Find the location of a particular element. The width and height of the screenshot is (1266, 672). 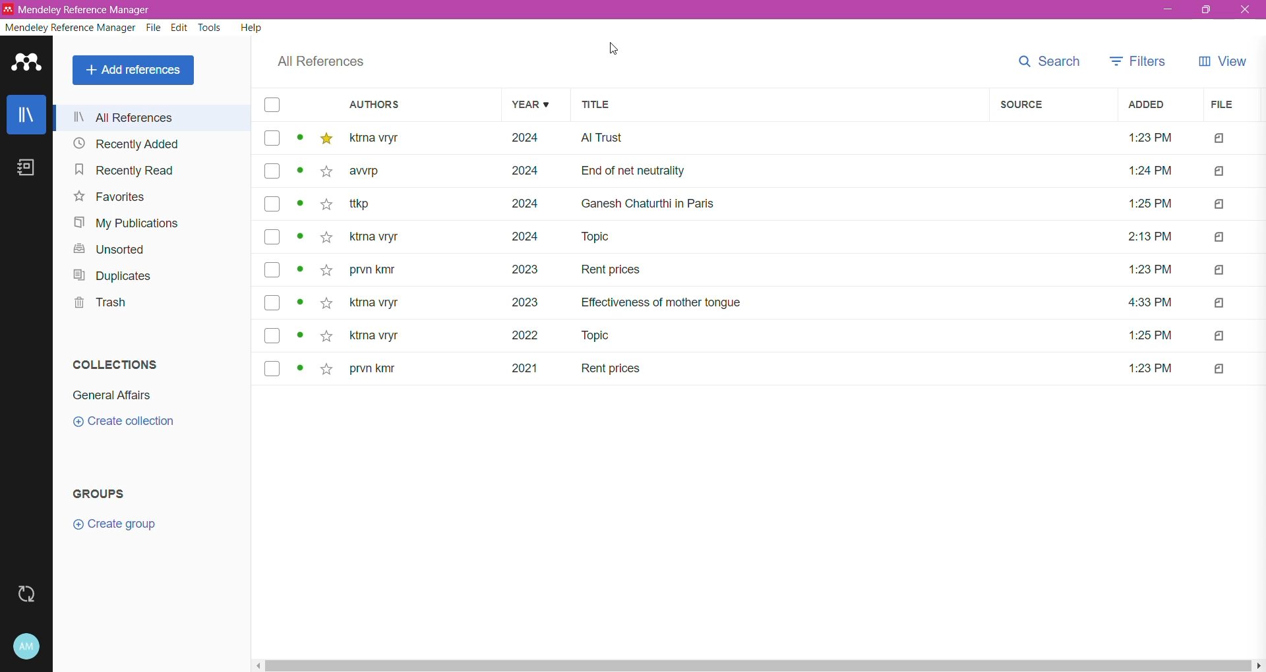

AI trust is located at coordinates (603, 138).